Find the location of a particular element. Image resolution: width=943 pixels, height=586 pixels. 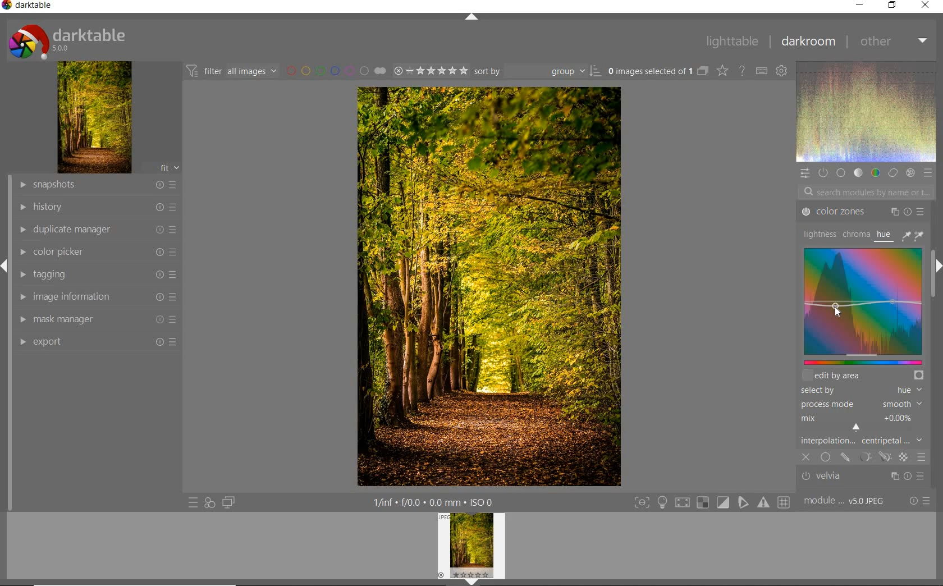

SORT is located at coordinates (537, 71).